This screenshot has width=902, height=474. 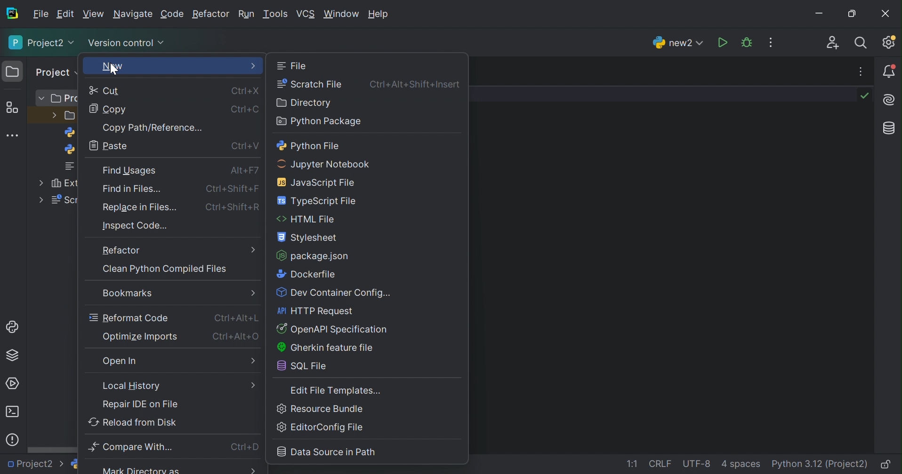 What do you see at coordinates (165, 269) in the screenshot?
I see `Clean python compiled files` at bounding box center [165, 269].